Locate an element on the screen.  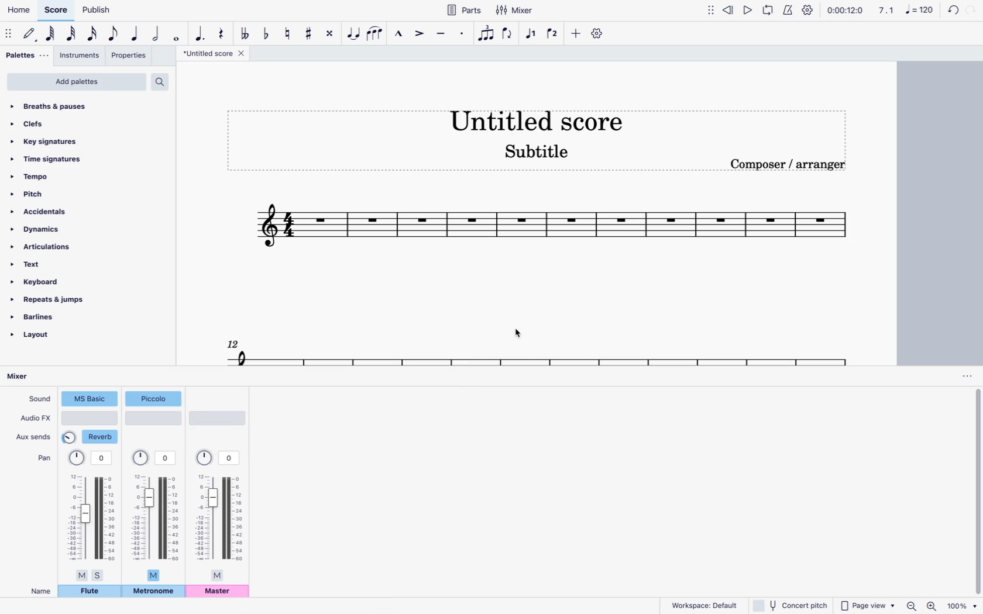
master is located at coordinates (220, 593).